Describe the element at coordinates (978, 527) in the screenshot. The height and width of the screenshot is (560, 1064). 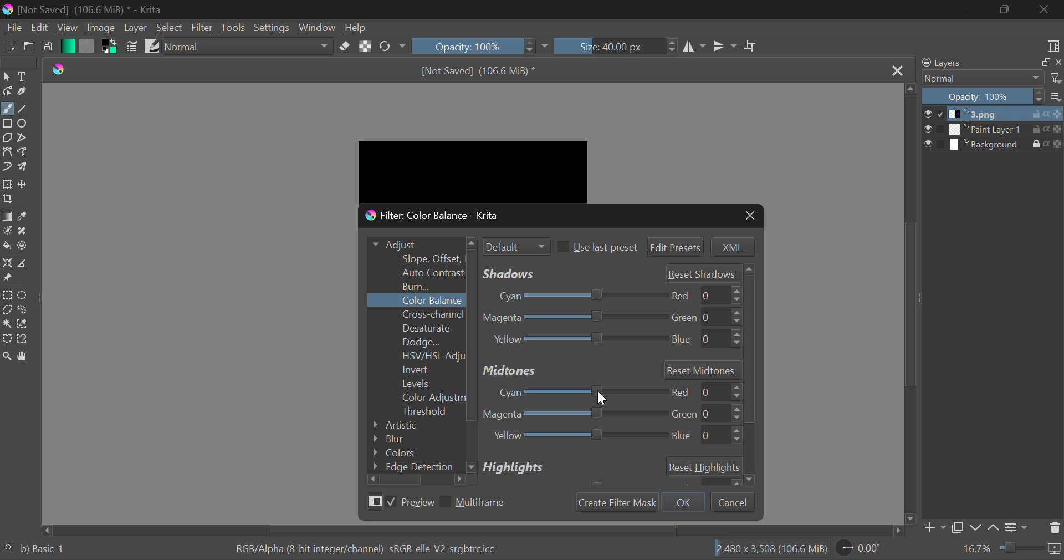
I see `Move Layer Down` at that location.